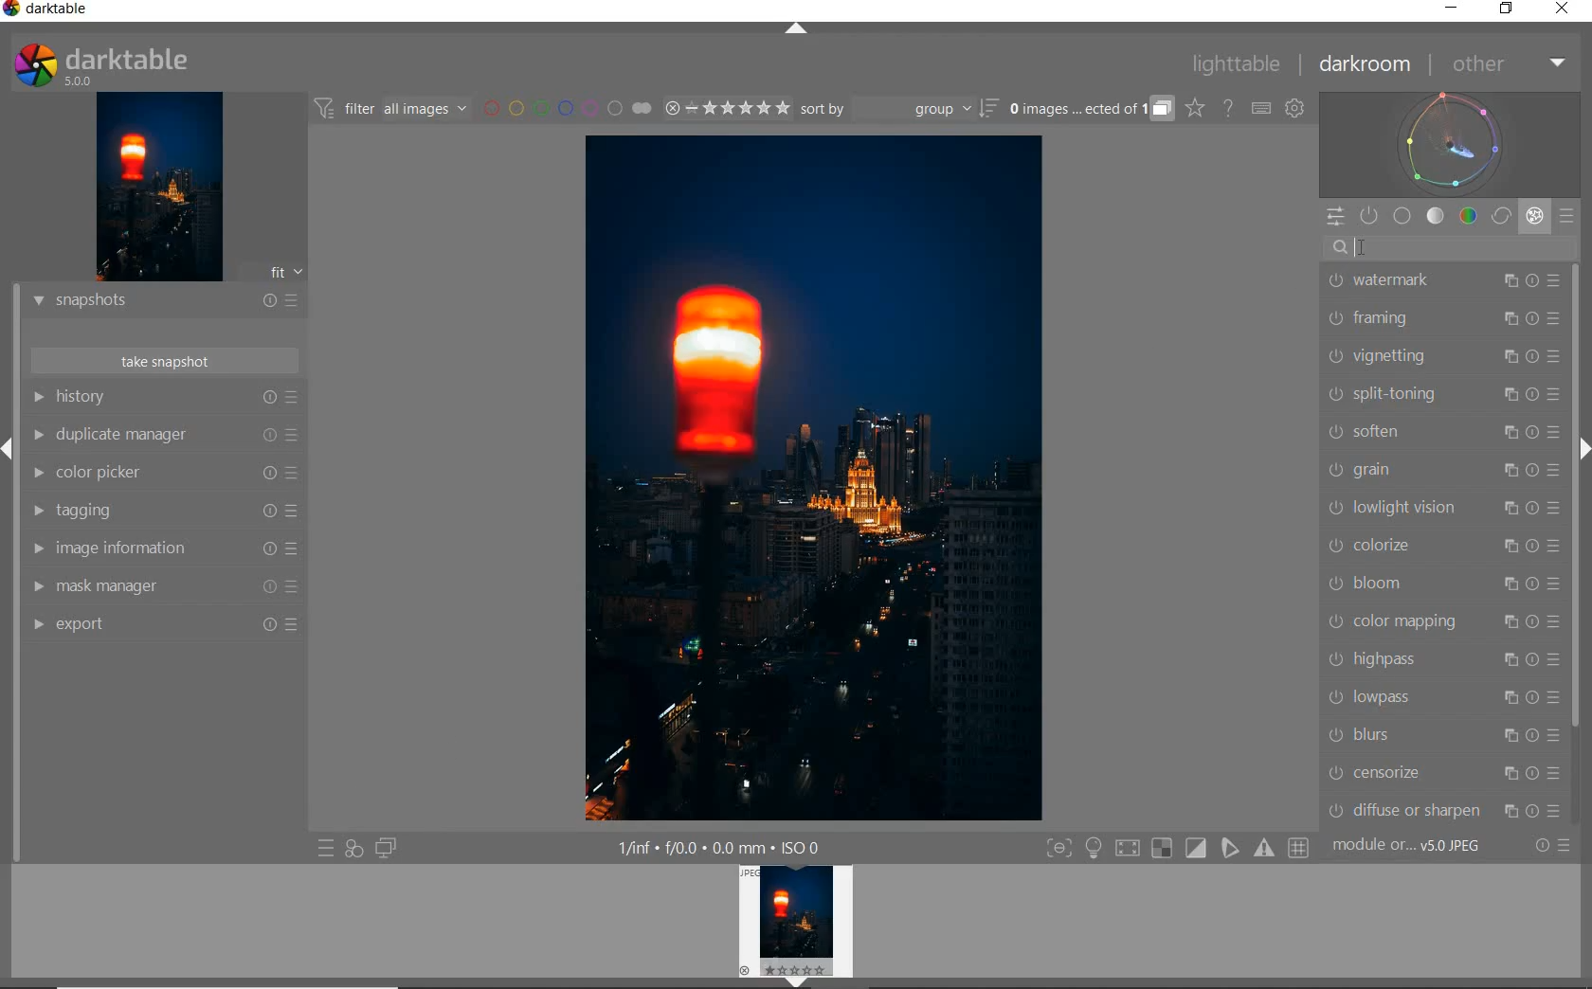 The image size is (1592, 989). I want to click on IMAGE PREVIEW, so click(799, 926).